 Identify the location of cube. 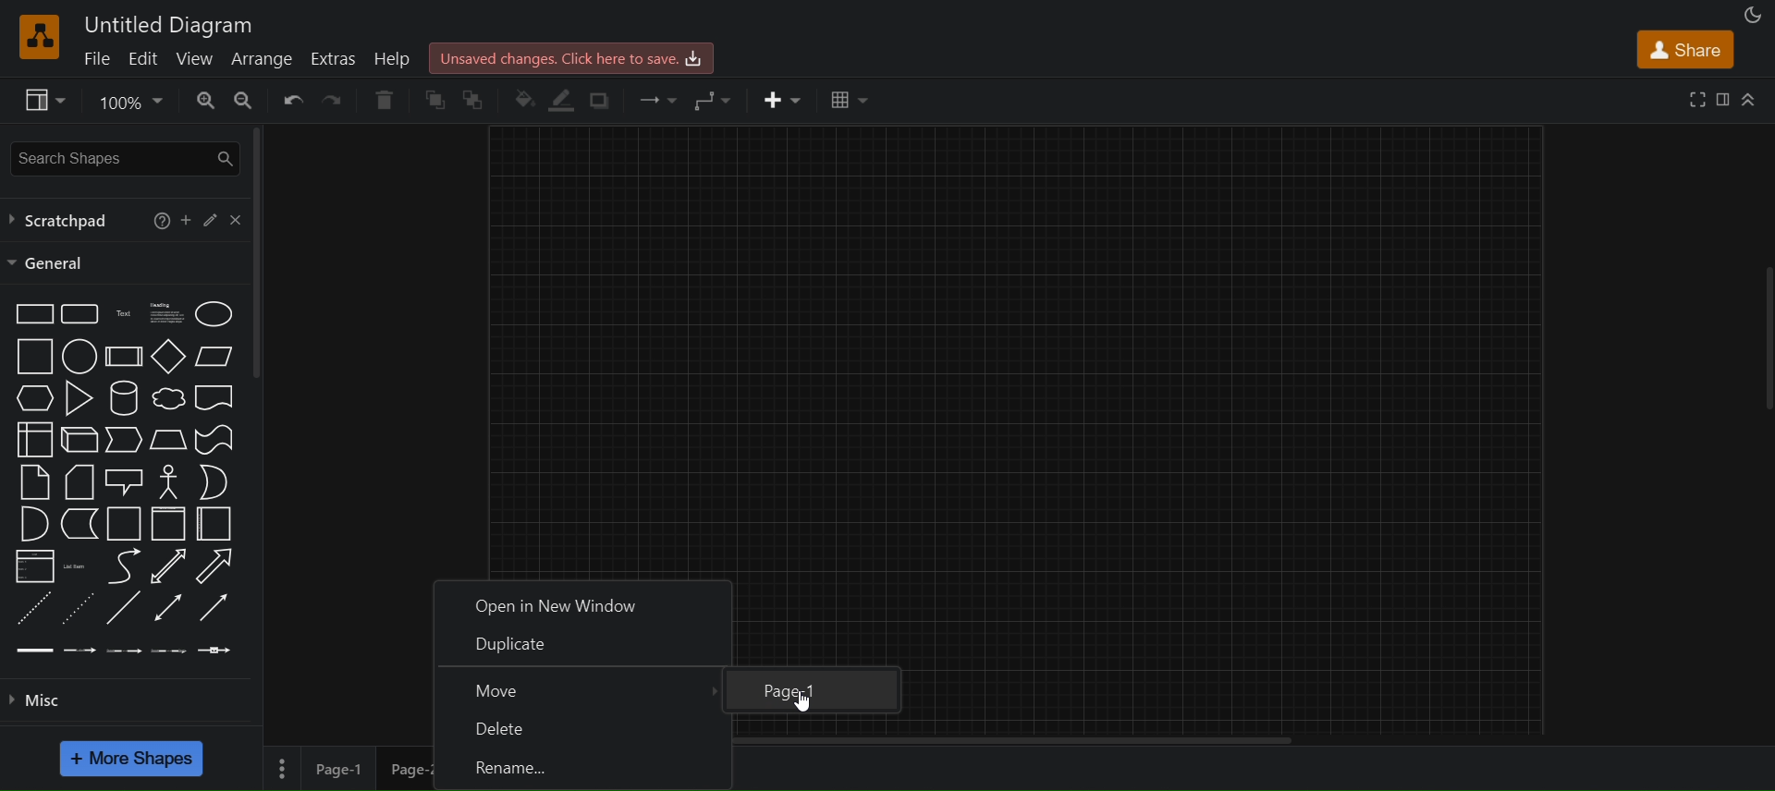
(77, 440).